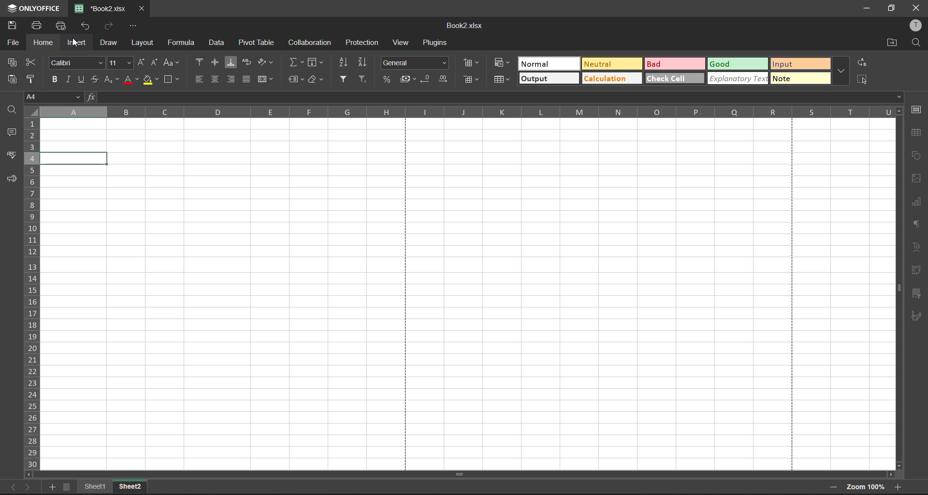  What do you see at coordinates (61, 26) in the screenshot?
I see `quick print` at bounding box center [61, 26].